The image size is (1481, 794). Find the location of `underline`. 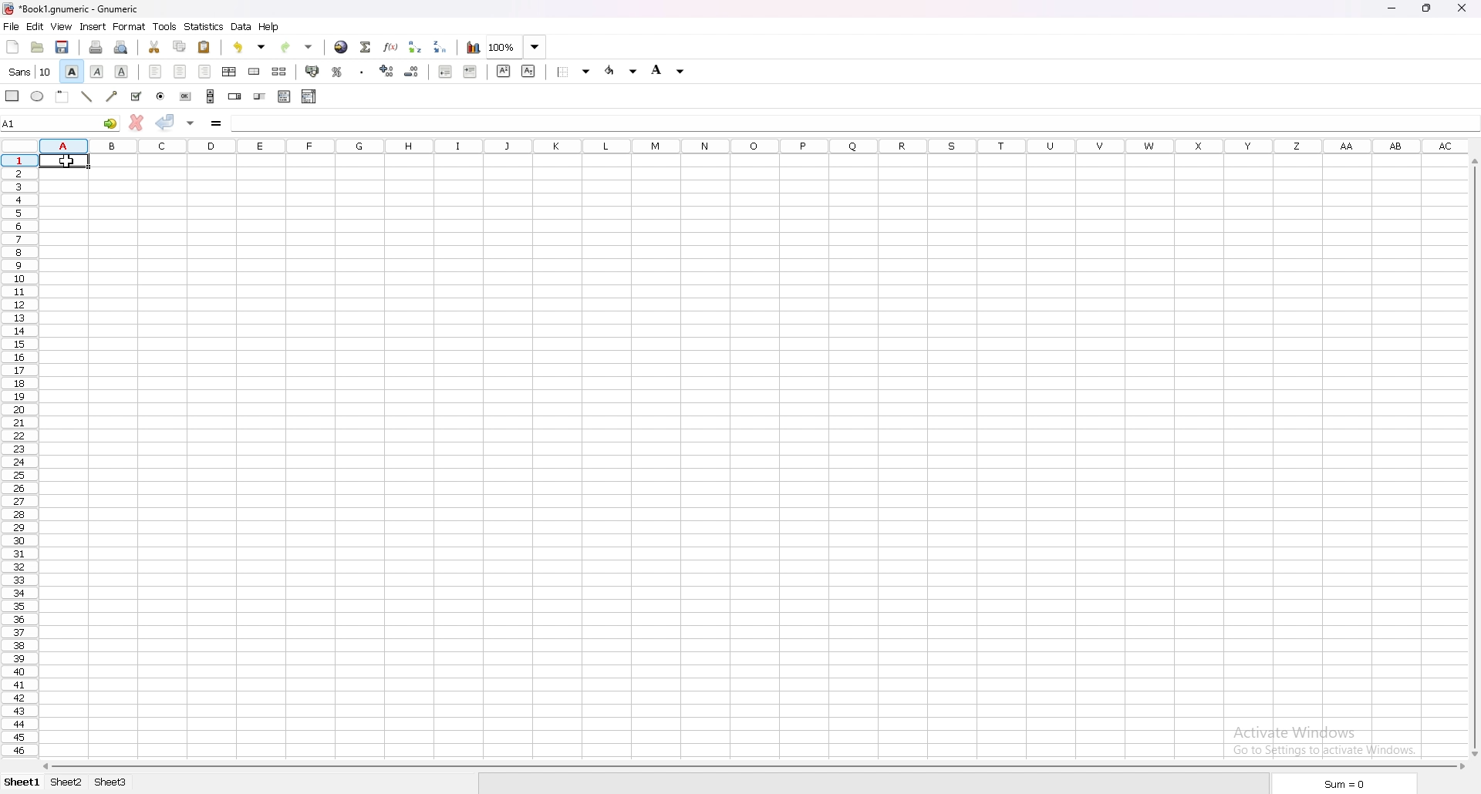

underline is located at coordinates (123, 72).